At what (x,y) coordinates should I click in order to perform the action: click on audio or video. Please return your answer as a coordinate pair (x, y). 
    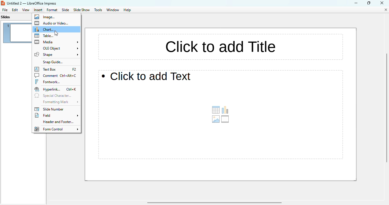
    Looking at the image, I should click on (52, 23).